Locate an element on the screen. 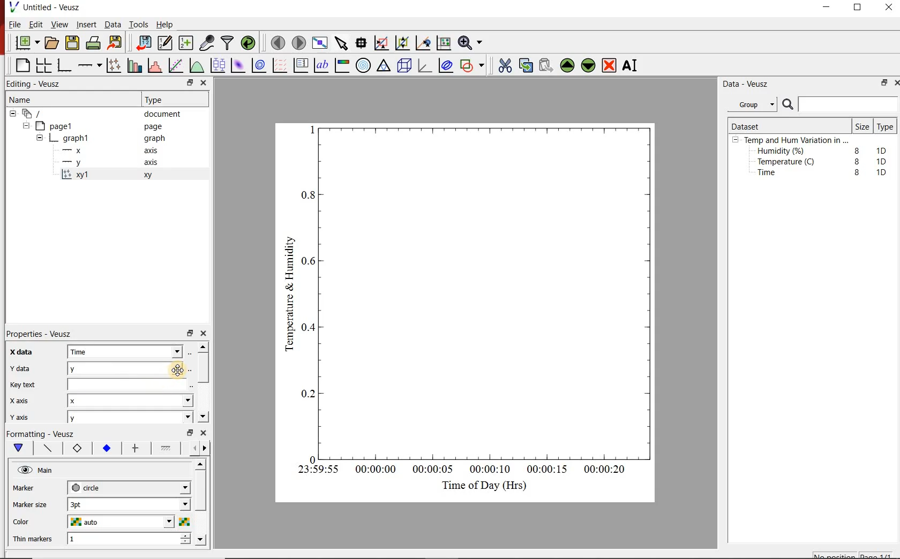 This screenshot has height=559, width=900. hide sub menu is located at coordinates (736, 141).